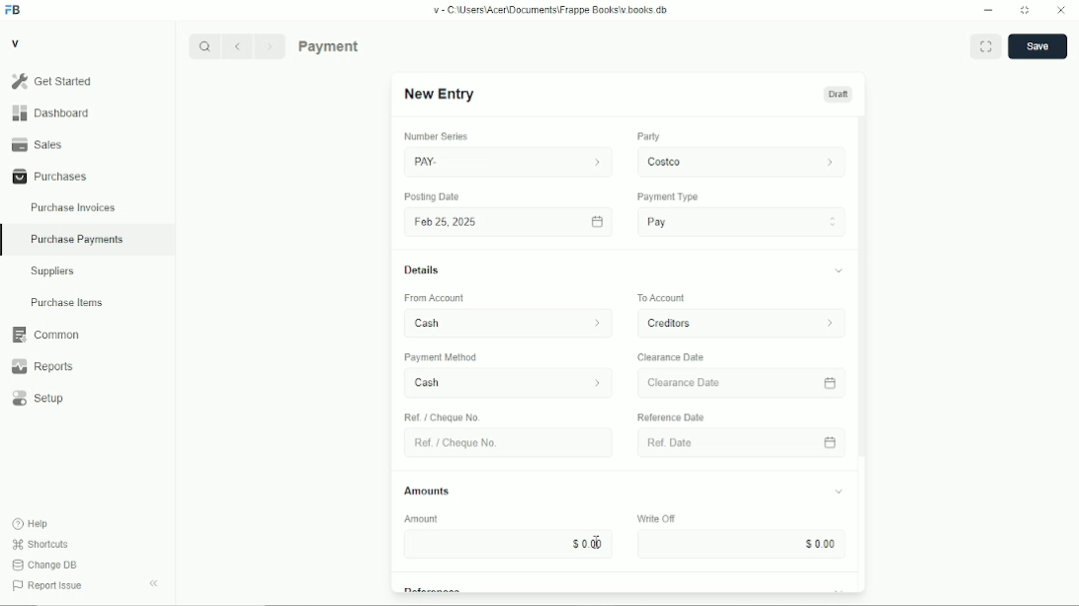 This screenshot has height=606, width=1079. What do you see at coordinates (432, 137) in the screenshot?
I see `number series` at bounding box center [432, 137].